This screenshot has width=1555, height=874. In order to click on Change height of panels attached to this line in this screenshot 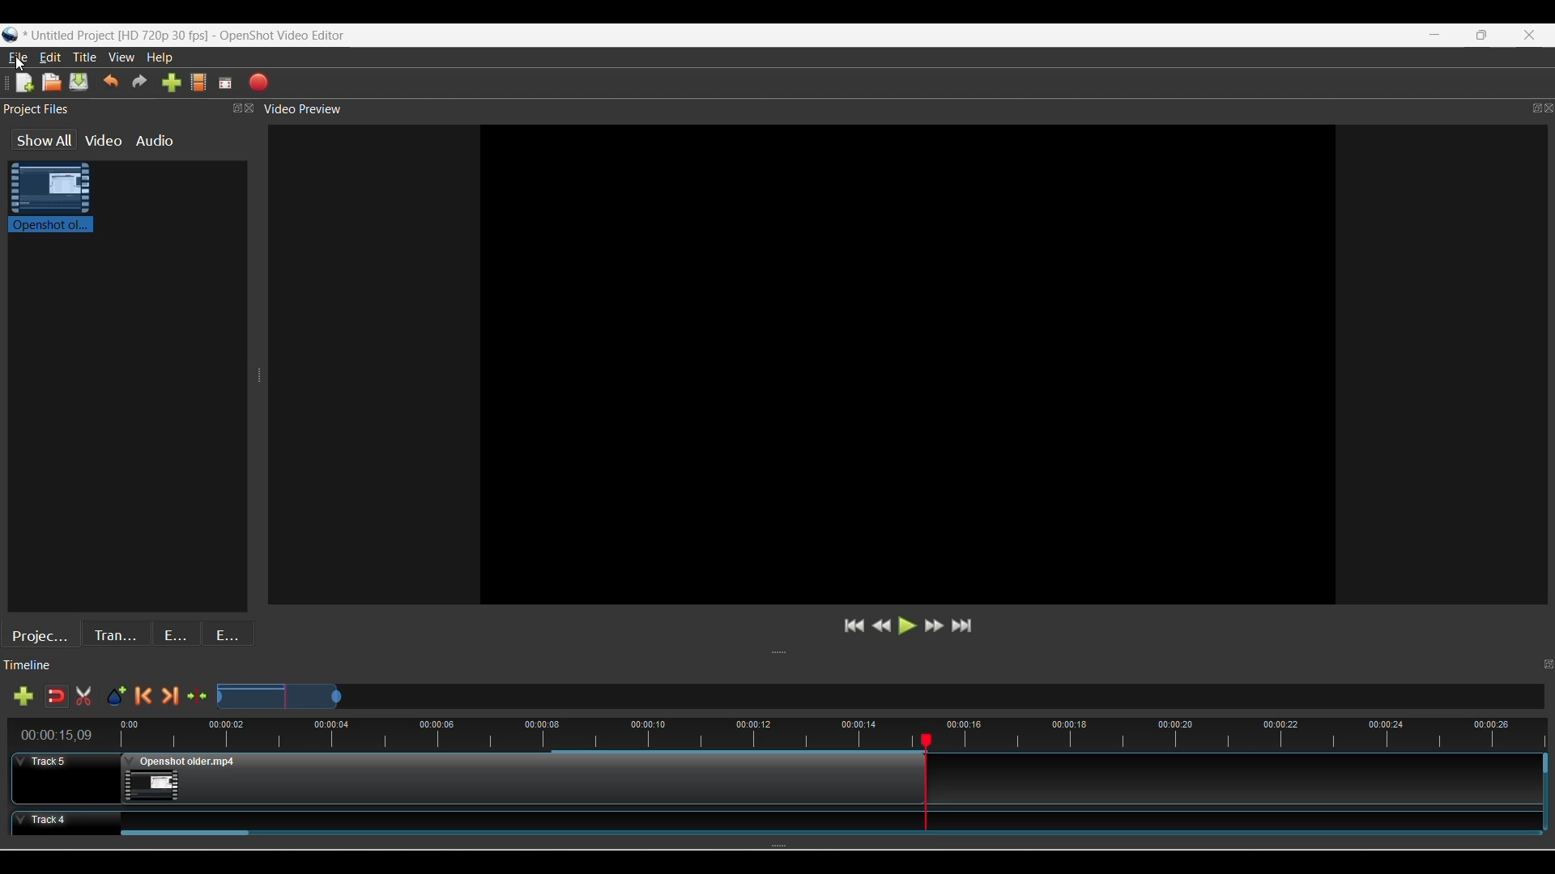, I will do `click(853, 653)`.